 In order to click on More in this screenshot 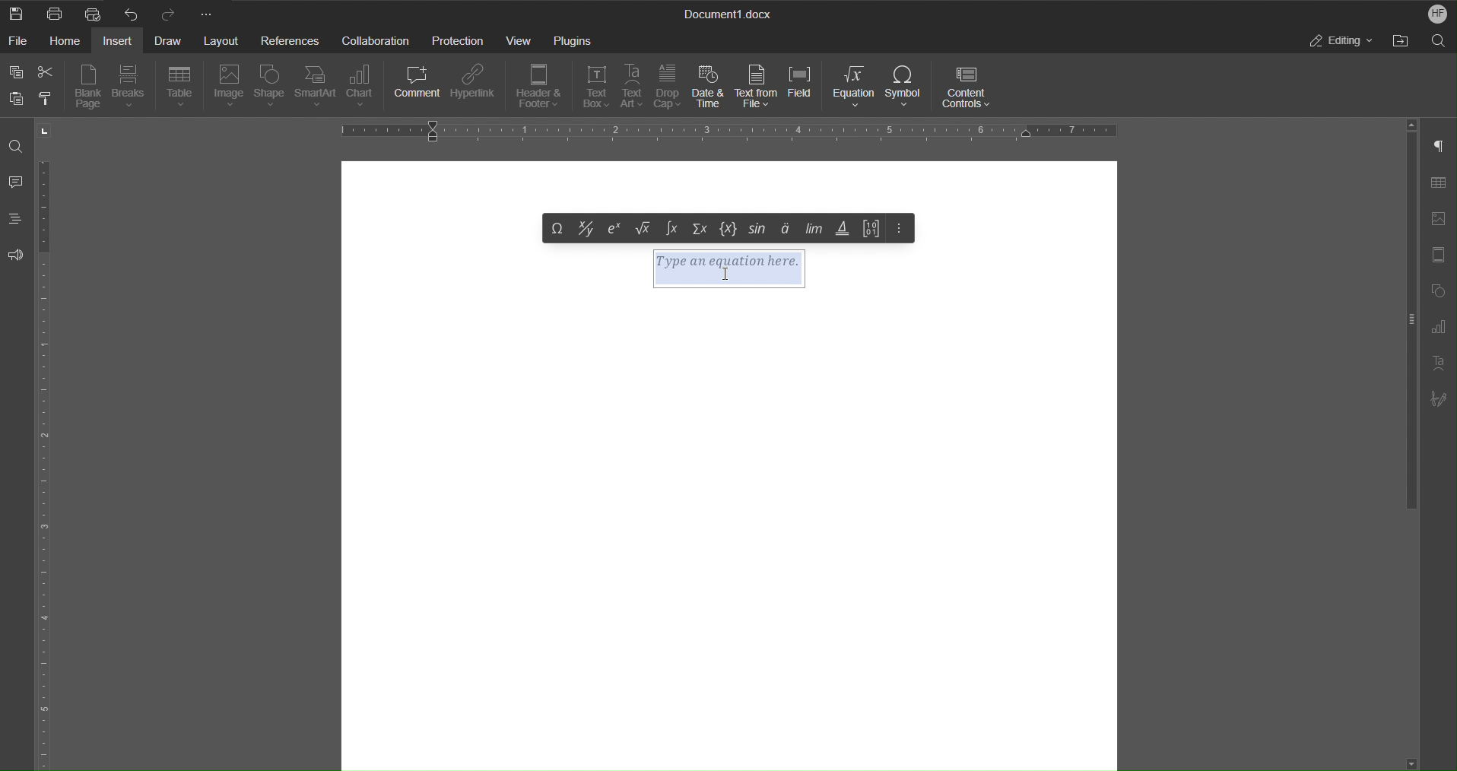, I will do `click(900, 227)`.